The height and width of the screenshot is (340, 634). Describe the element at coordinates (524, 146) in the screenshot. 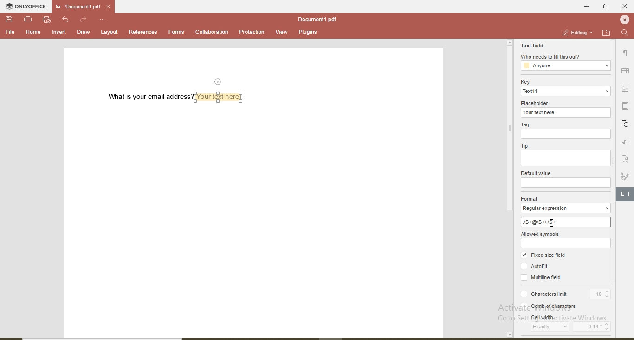

I see `tip` at that location.